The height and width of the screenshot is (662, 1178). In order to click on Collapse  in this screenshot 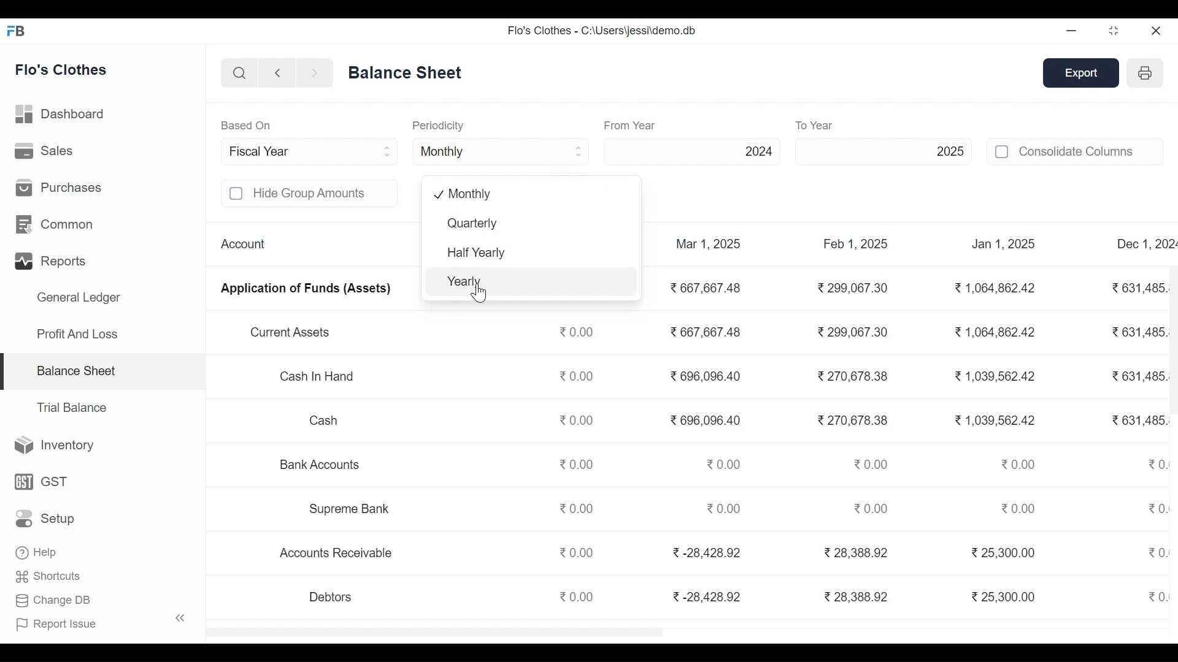, I will do `click(180, 617)`.